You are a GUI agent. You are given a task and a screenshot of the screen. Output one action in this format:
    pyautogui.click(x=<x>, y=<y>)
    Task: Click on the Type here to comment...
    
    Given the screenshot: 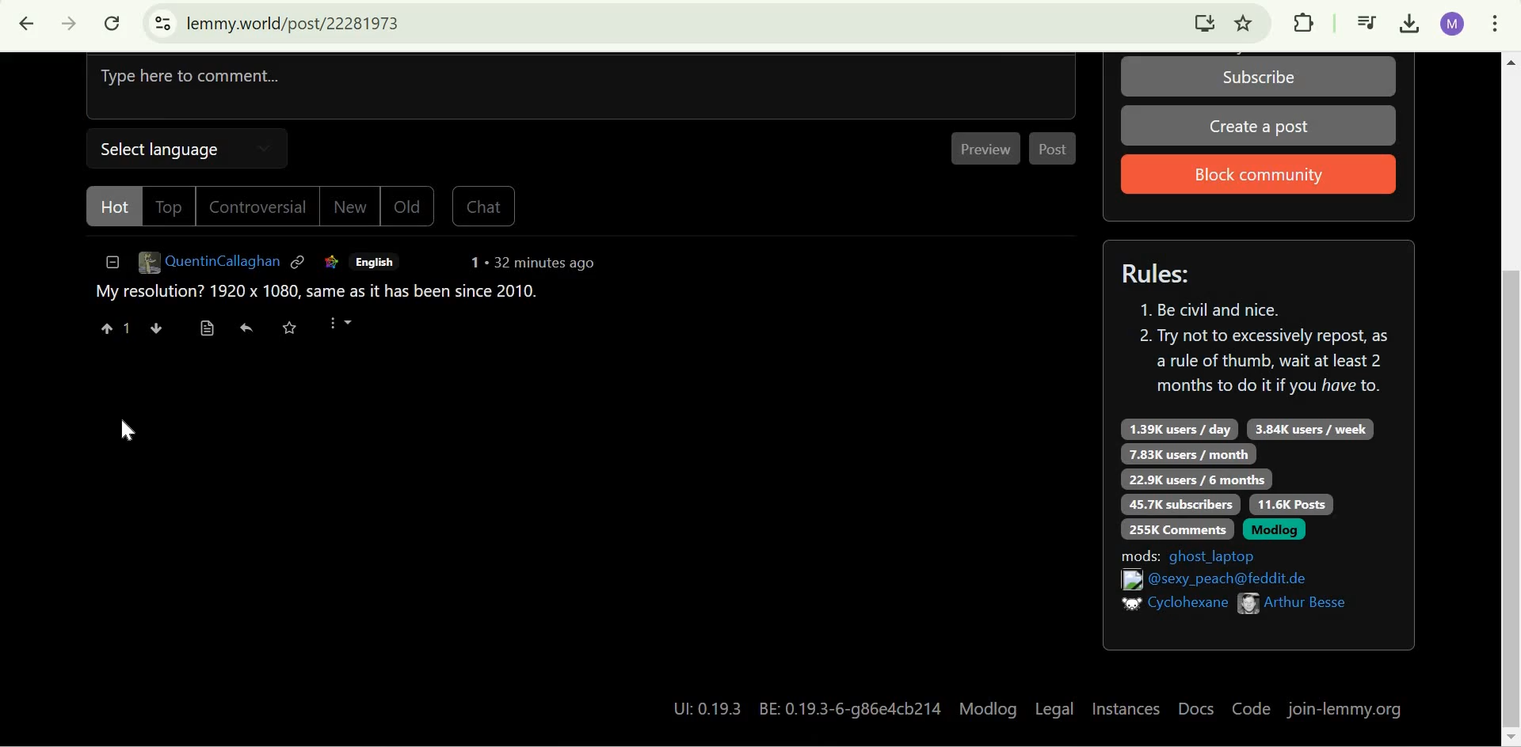 What is the action you would take?
    pyautogui.click(x=581, y=89)
    